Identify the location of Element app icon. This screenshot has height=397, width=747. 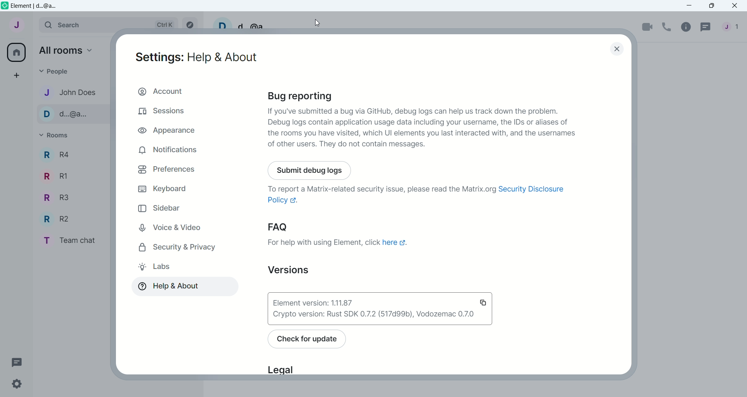
(5, 6).